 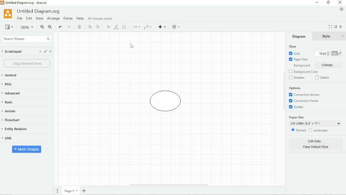 What do you see at coordinates (322, 54) in the screenshot?
I see `Grid size` at bounding box center [322, 54].